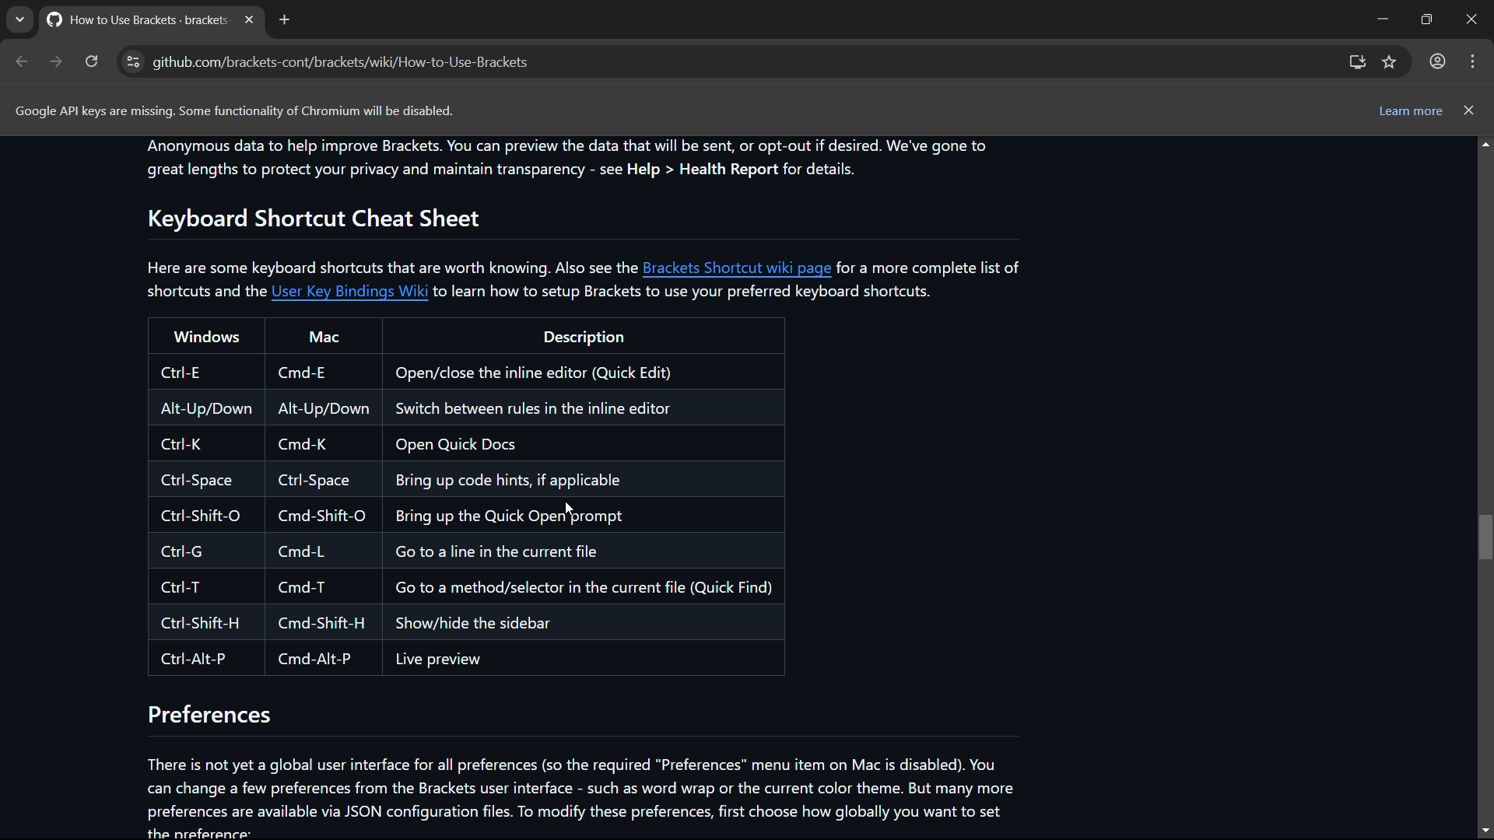 The width and height of the screenshot is (1494, 840). I want to click on download github, so click(1358, 63).